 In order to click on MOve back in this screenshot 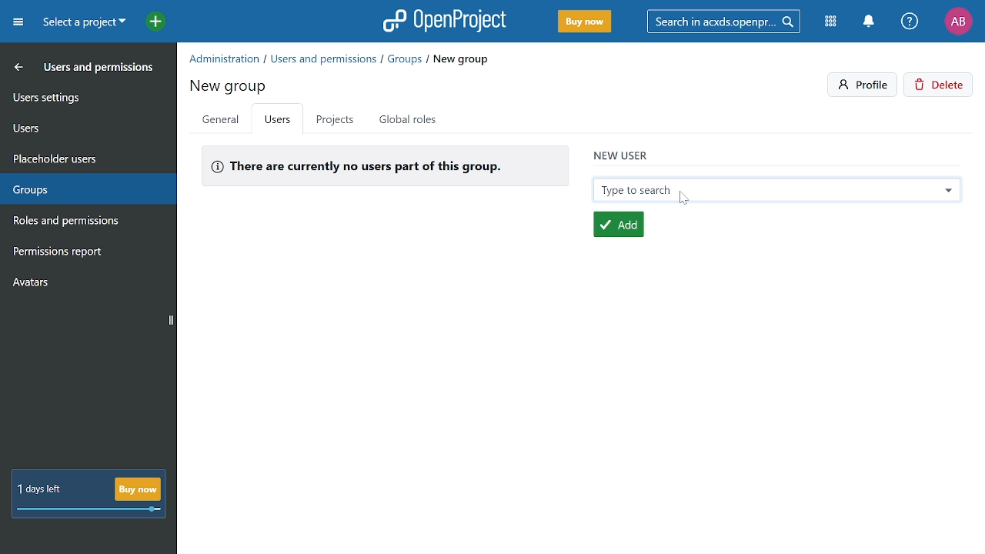, I will do `click(15, 66)`.